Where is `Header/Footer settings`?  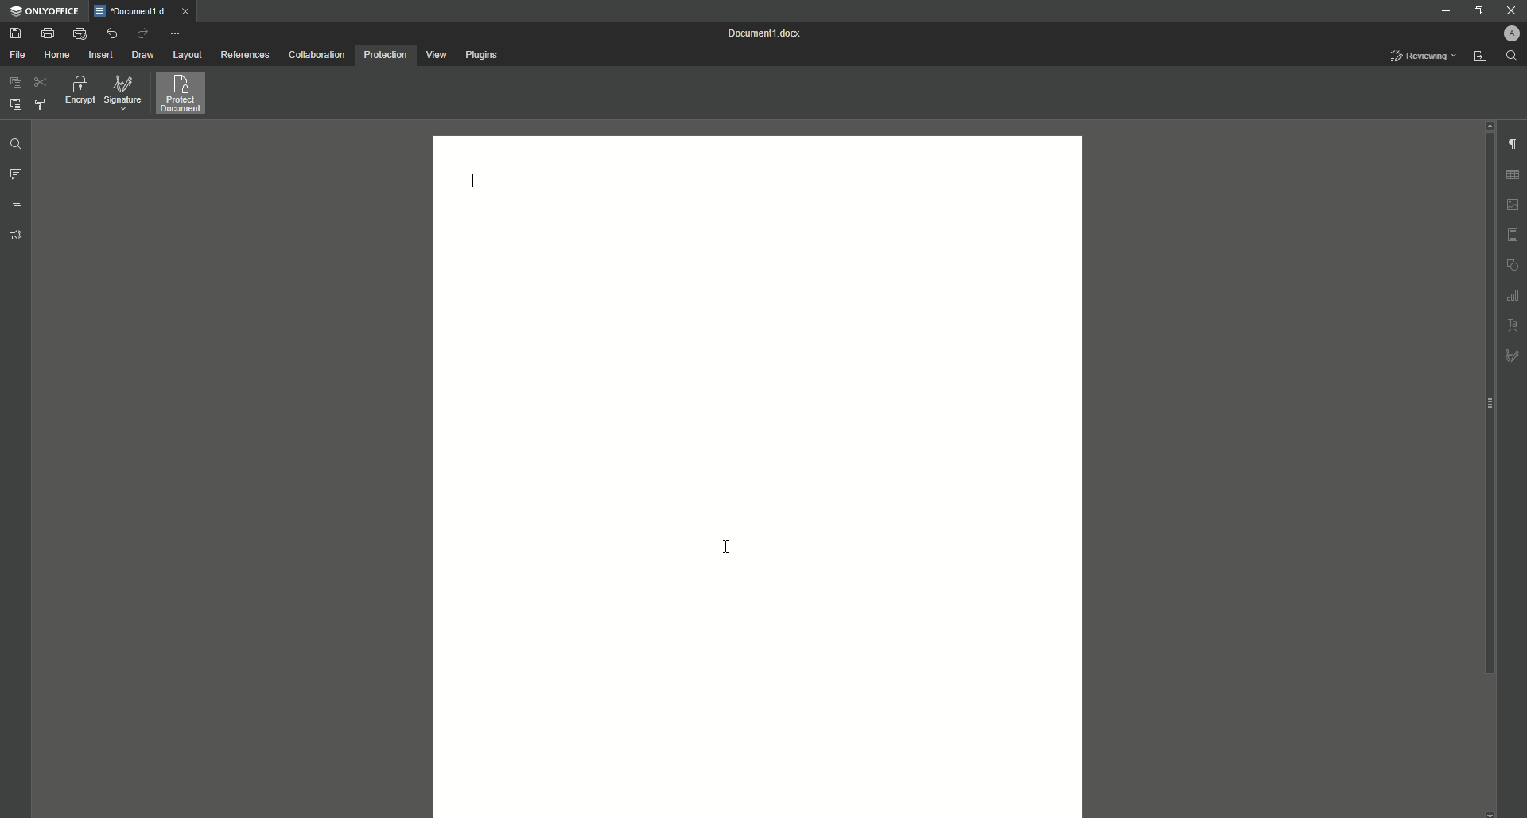 Header/Footer settings is located at coordinates (1513, 235).